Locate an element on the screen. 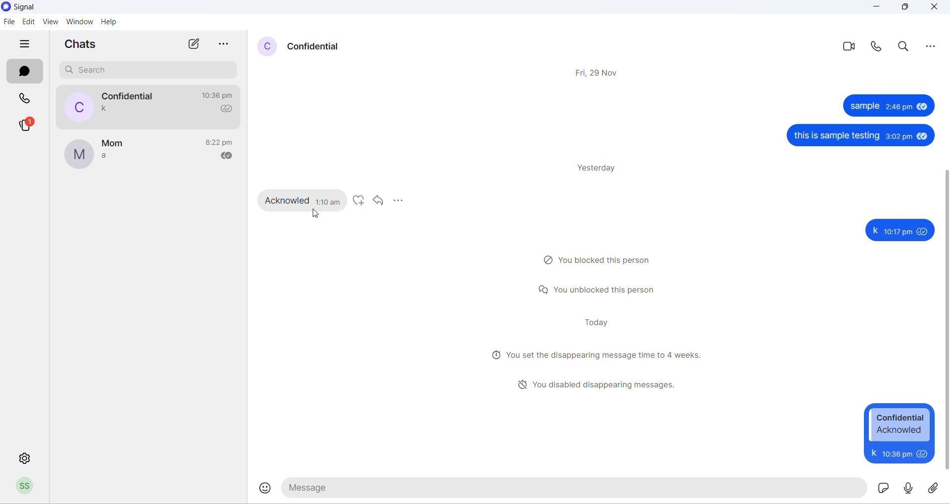 The image size is (950, 504). maximize is located at coordinates (904, 7).